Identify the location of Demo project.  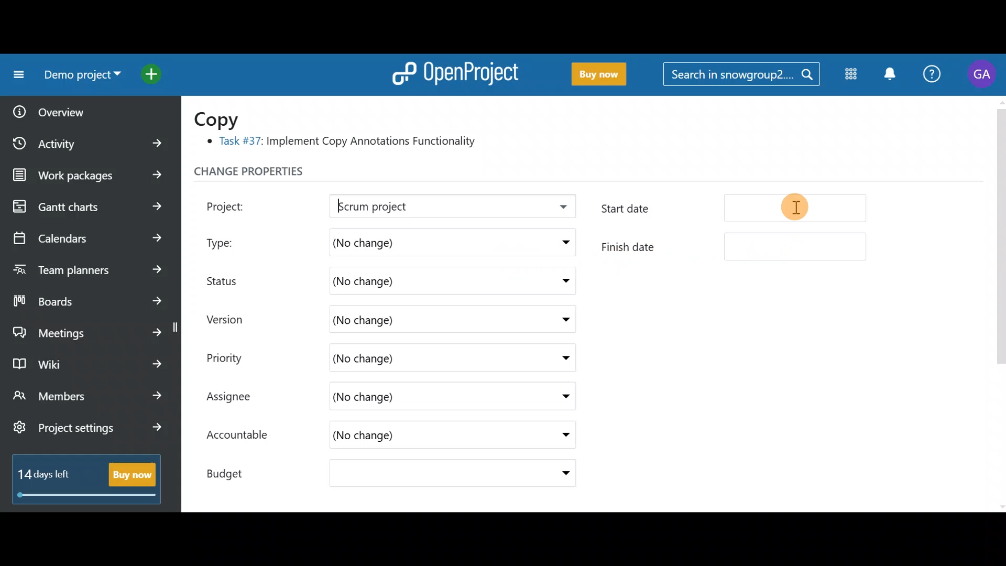
(79, 77).